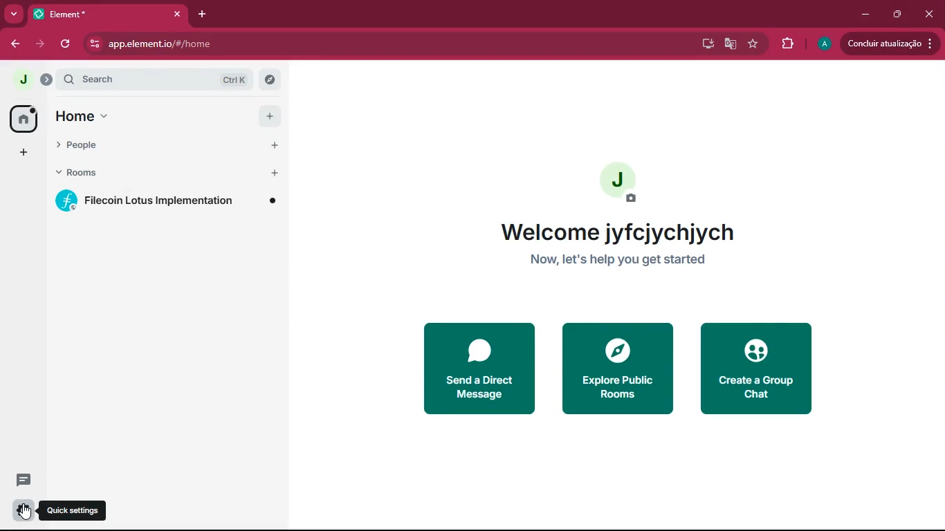  I want to click on Welcome jyfcjychjych, so click(619, 232).